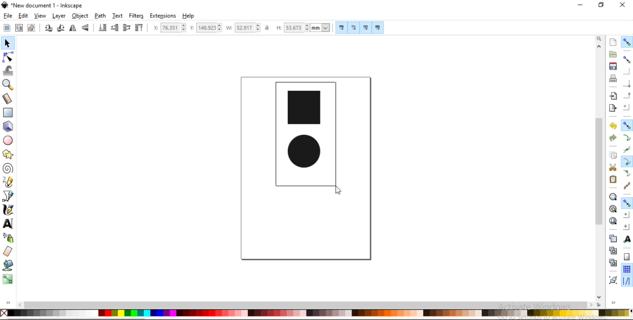  I want to click on zoom to fit page, so click(613, 221).